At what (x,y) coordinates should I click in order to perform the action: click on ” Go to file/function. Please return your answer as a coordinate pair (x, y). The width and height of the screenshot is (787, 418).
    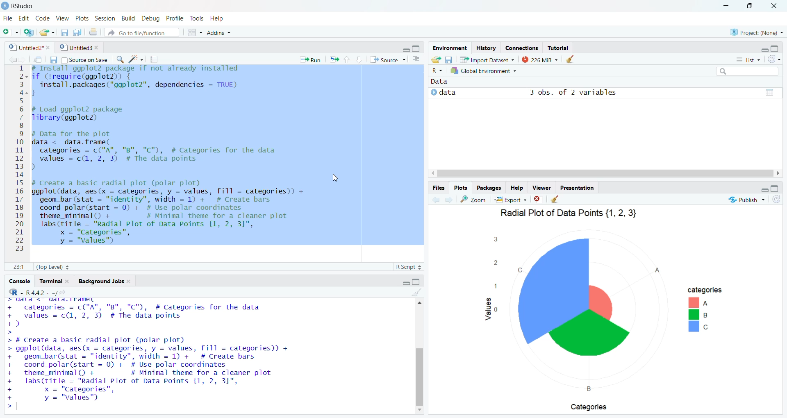
    Looking at the image, I should click on (143, 32).